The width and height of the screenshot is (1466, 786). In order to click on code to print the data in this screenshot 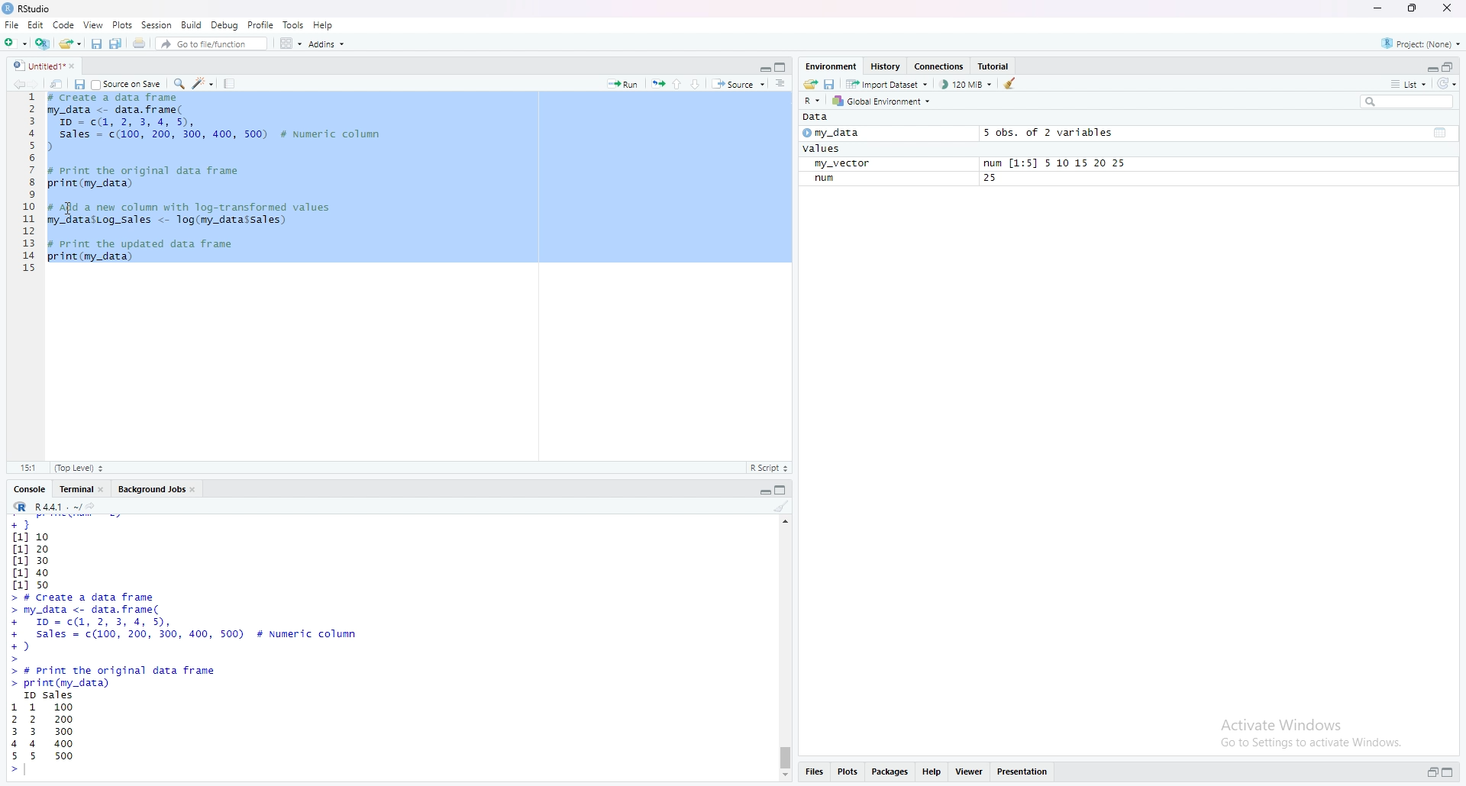, I will do `click(144, 250)`.